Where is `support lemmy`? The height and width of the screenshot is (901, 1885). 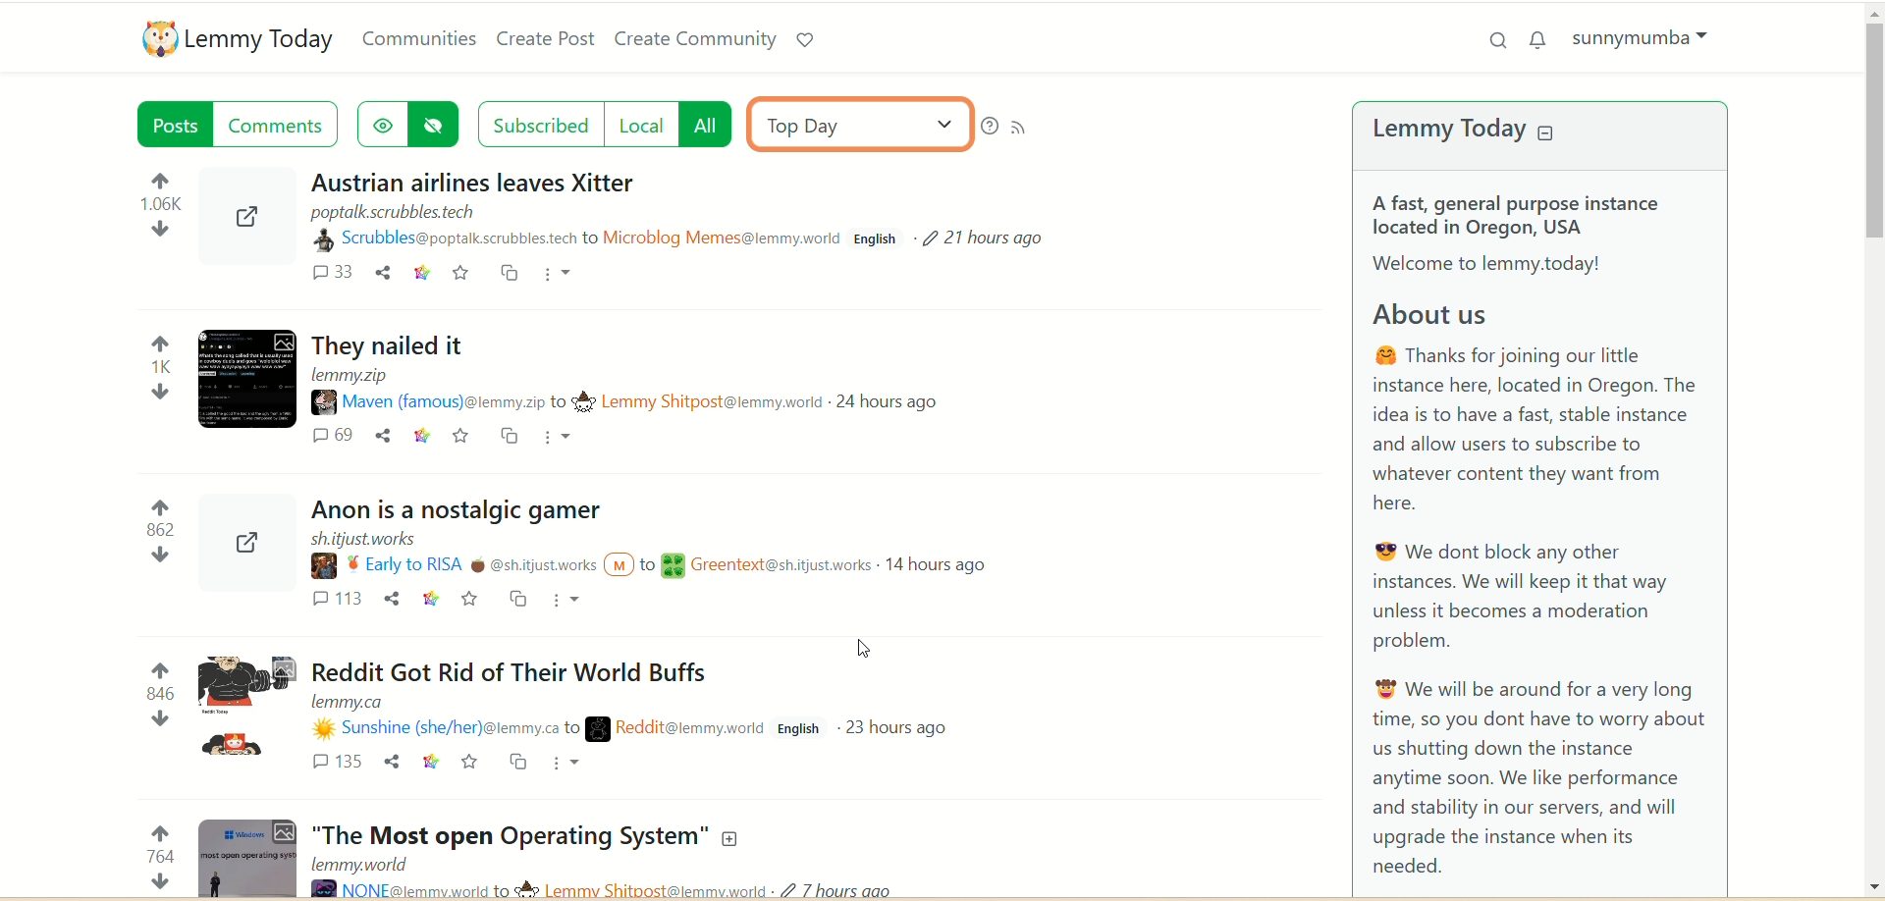
support lemmy is located at coordinates (804, 40).